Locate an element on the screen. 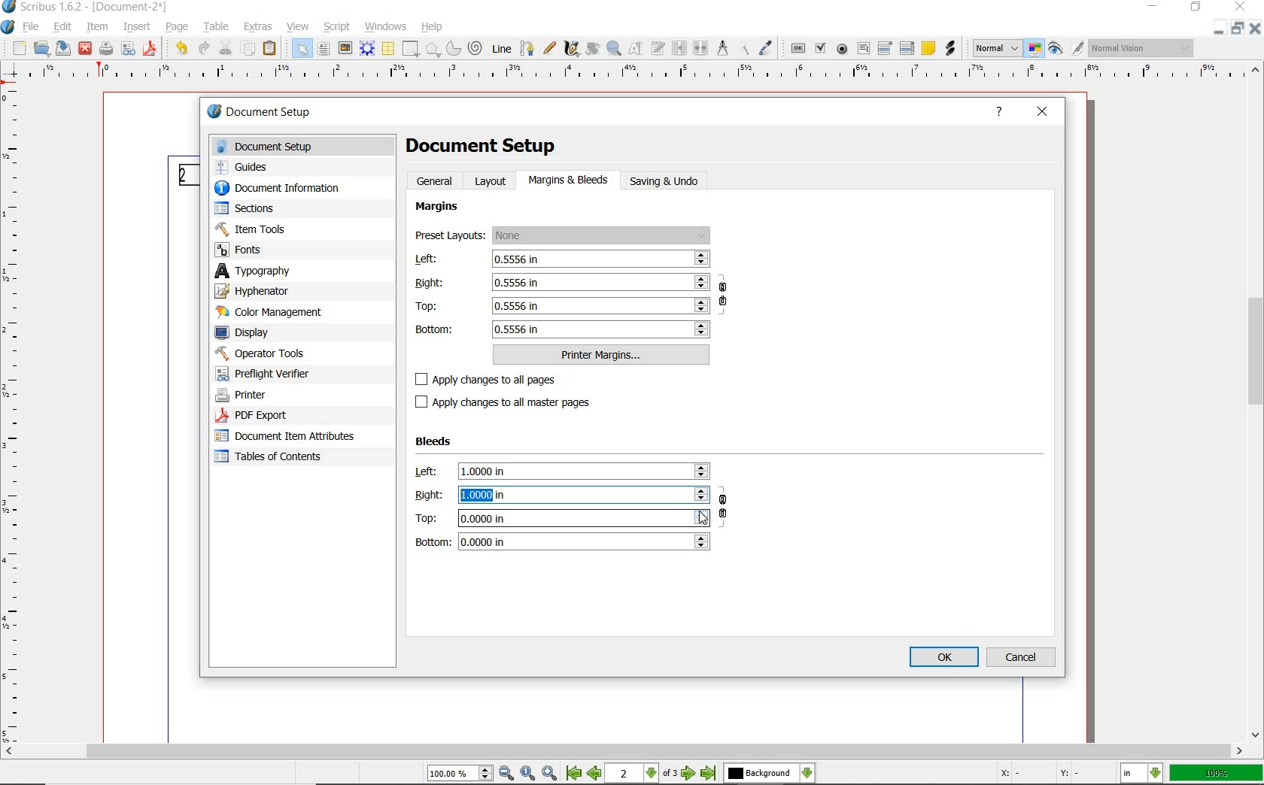 This screenshot has width=1264, height=785. file is located at coordinates (32, 28).